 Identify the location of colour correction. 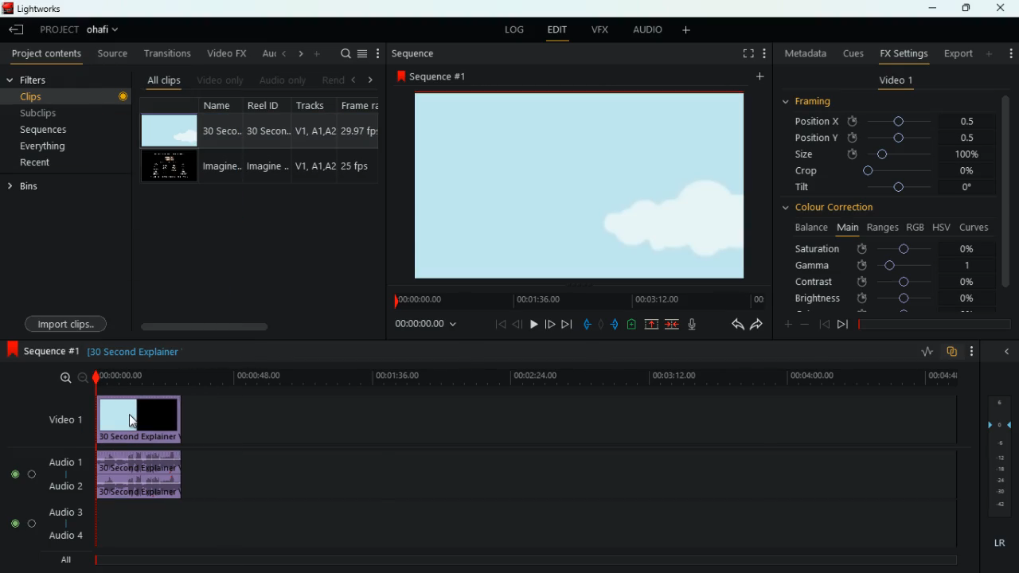
(832, 209).